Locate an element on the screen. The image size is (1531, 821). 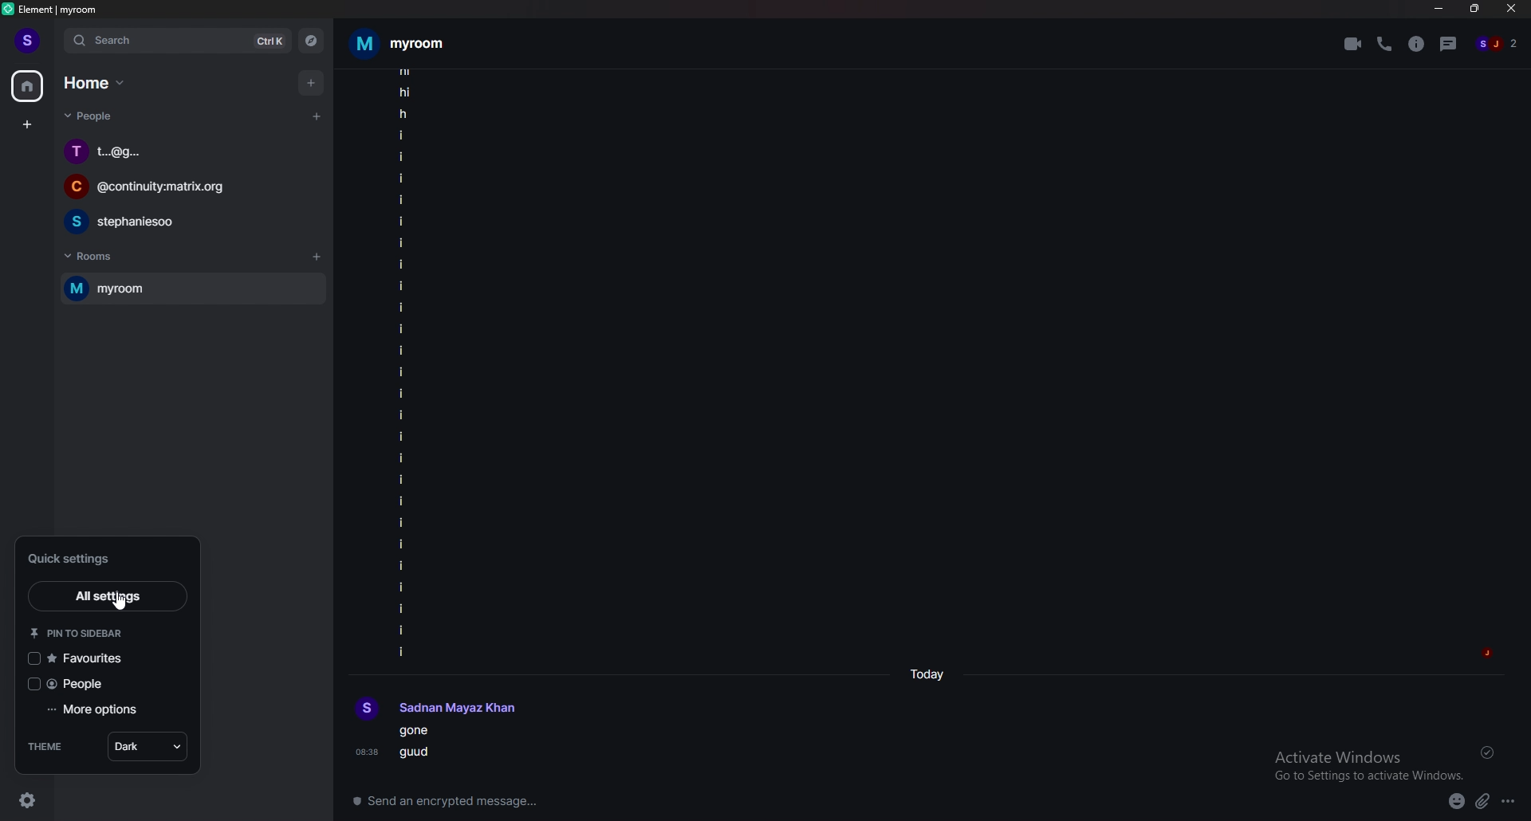
attachments is located at coordinates (1486, 802).